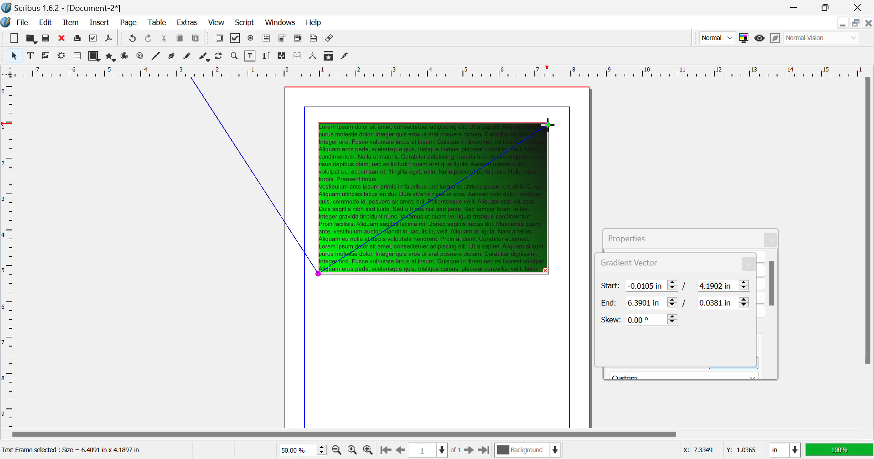 Image resolution: width=874 pixels, height=459 pixels. I want to click on Gradient Vector Start, so click(676, 286).